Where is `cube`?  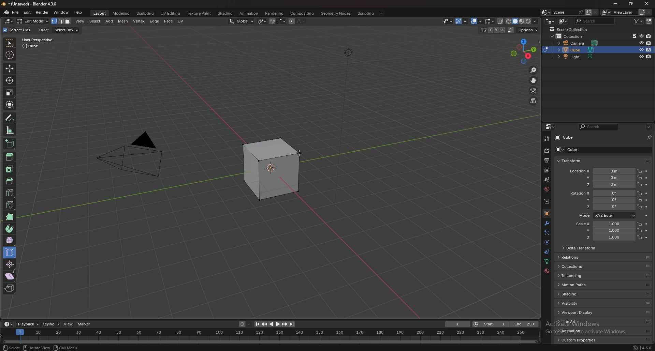
cube is located at coordinates (267, 168).